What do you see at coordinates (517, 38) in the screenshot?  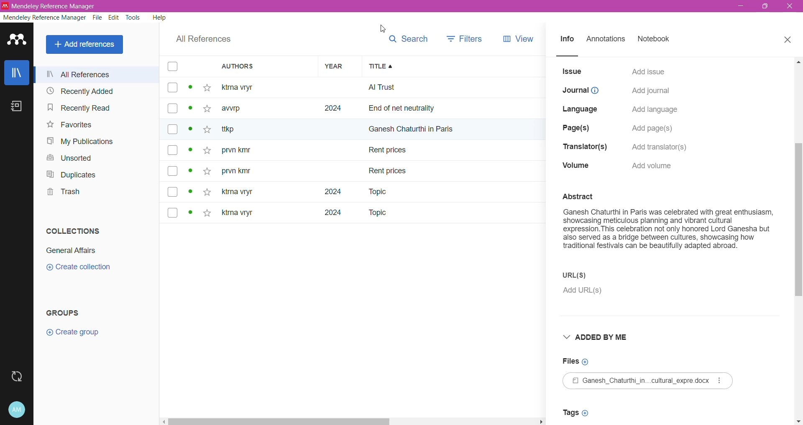 I see `View` at bounding box center [517, 38].